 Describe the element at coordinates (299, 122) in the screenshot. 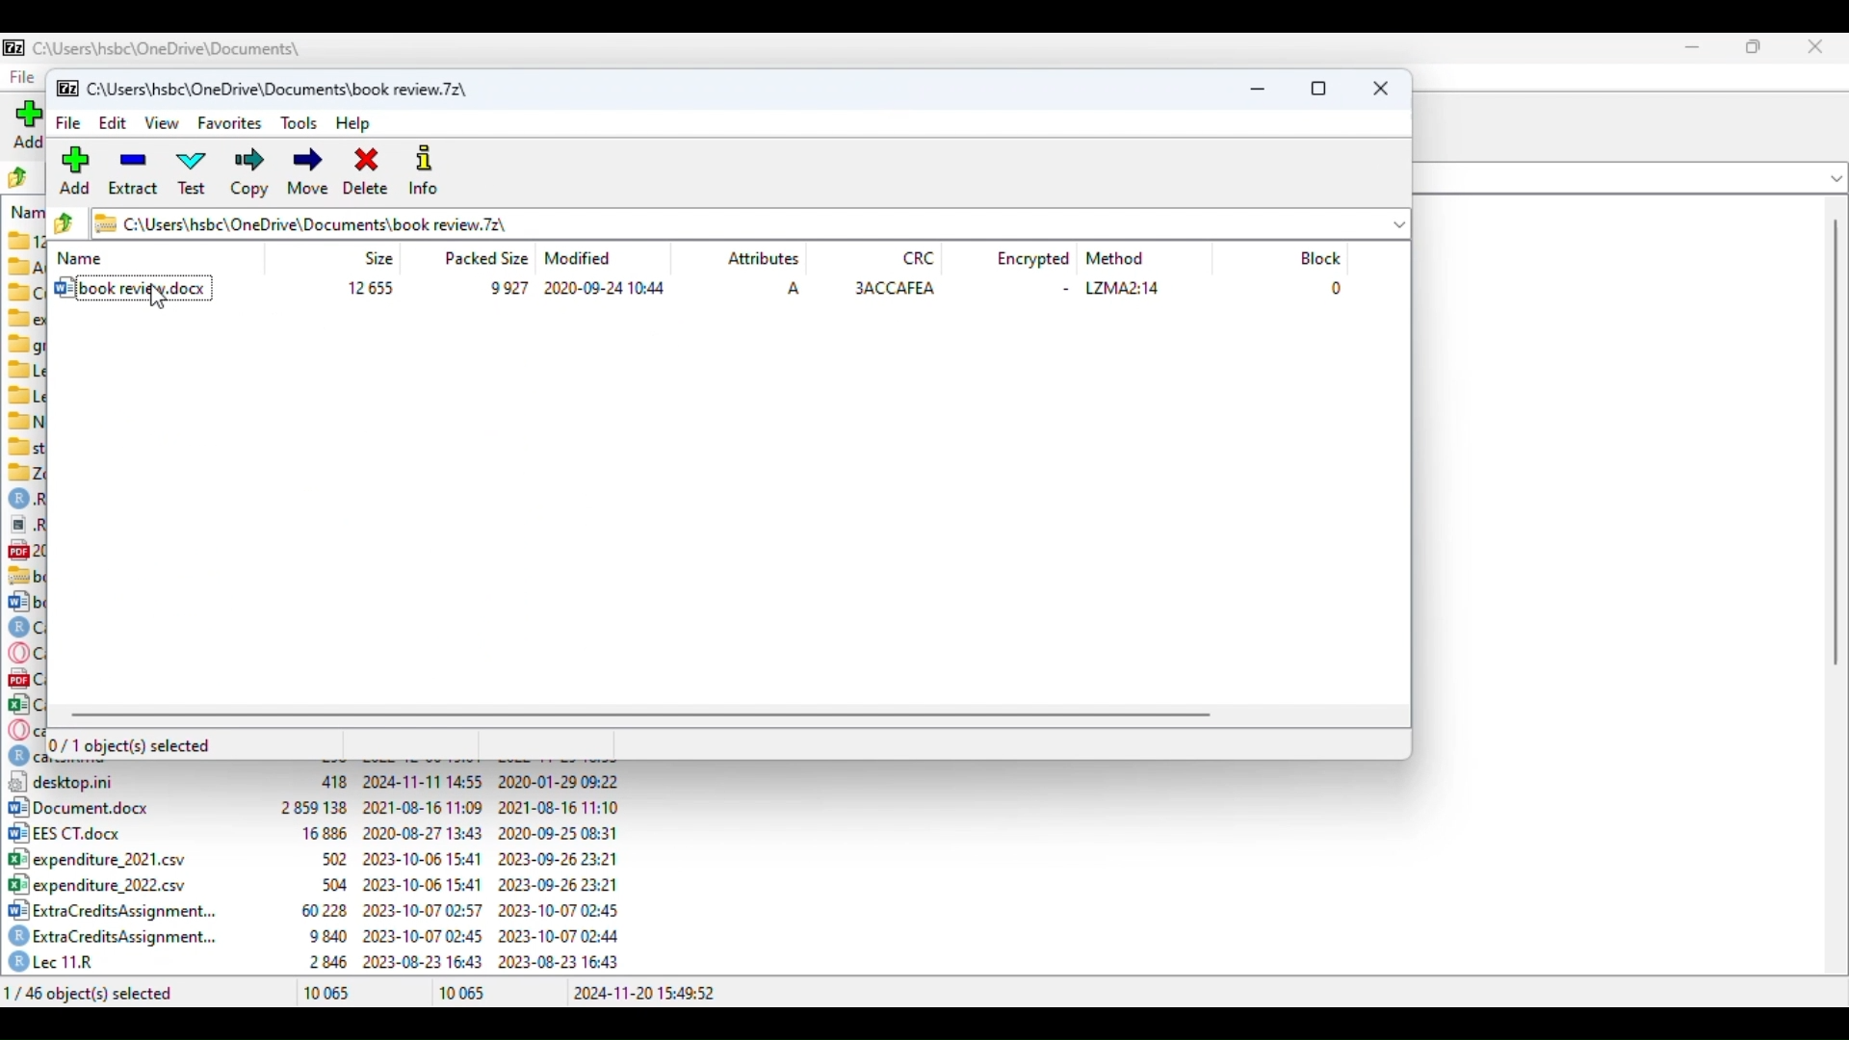

I see `tools` at that location.